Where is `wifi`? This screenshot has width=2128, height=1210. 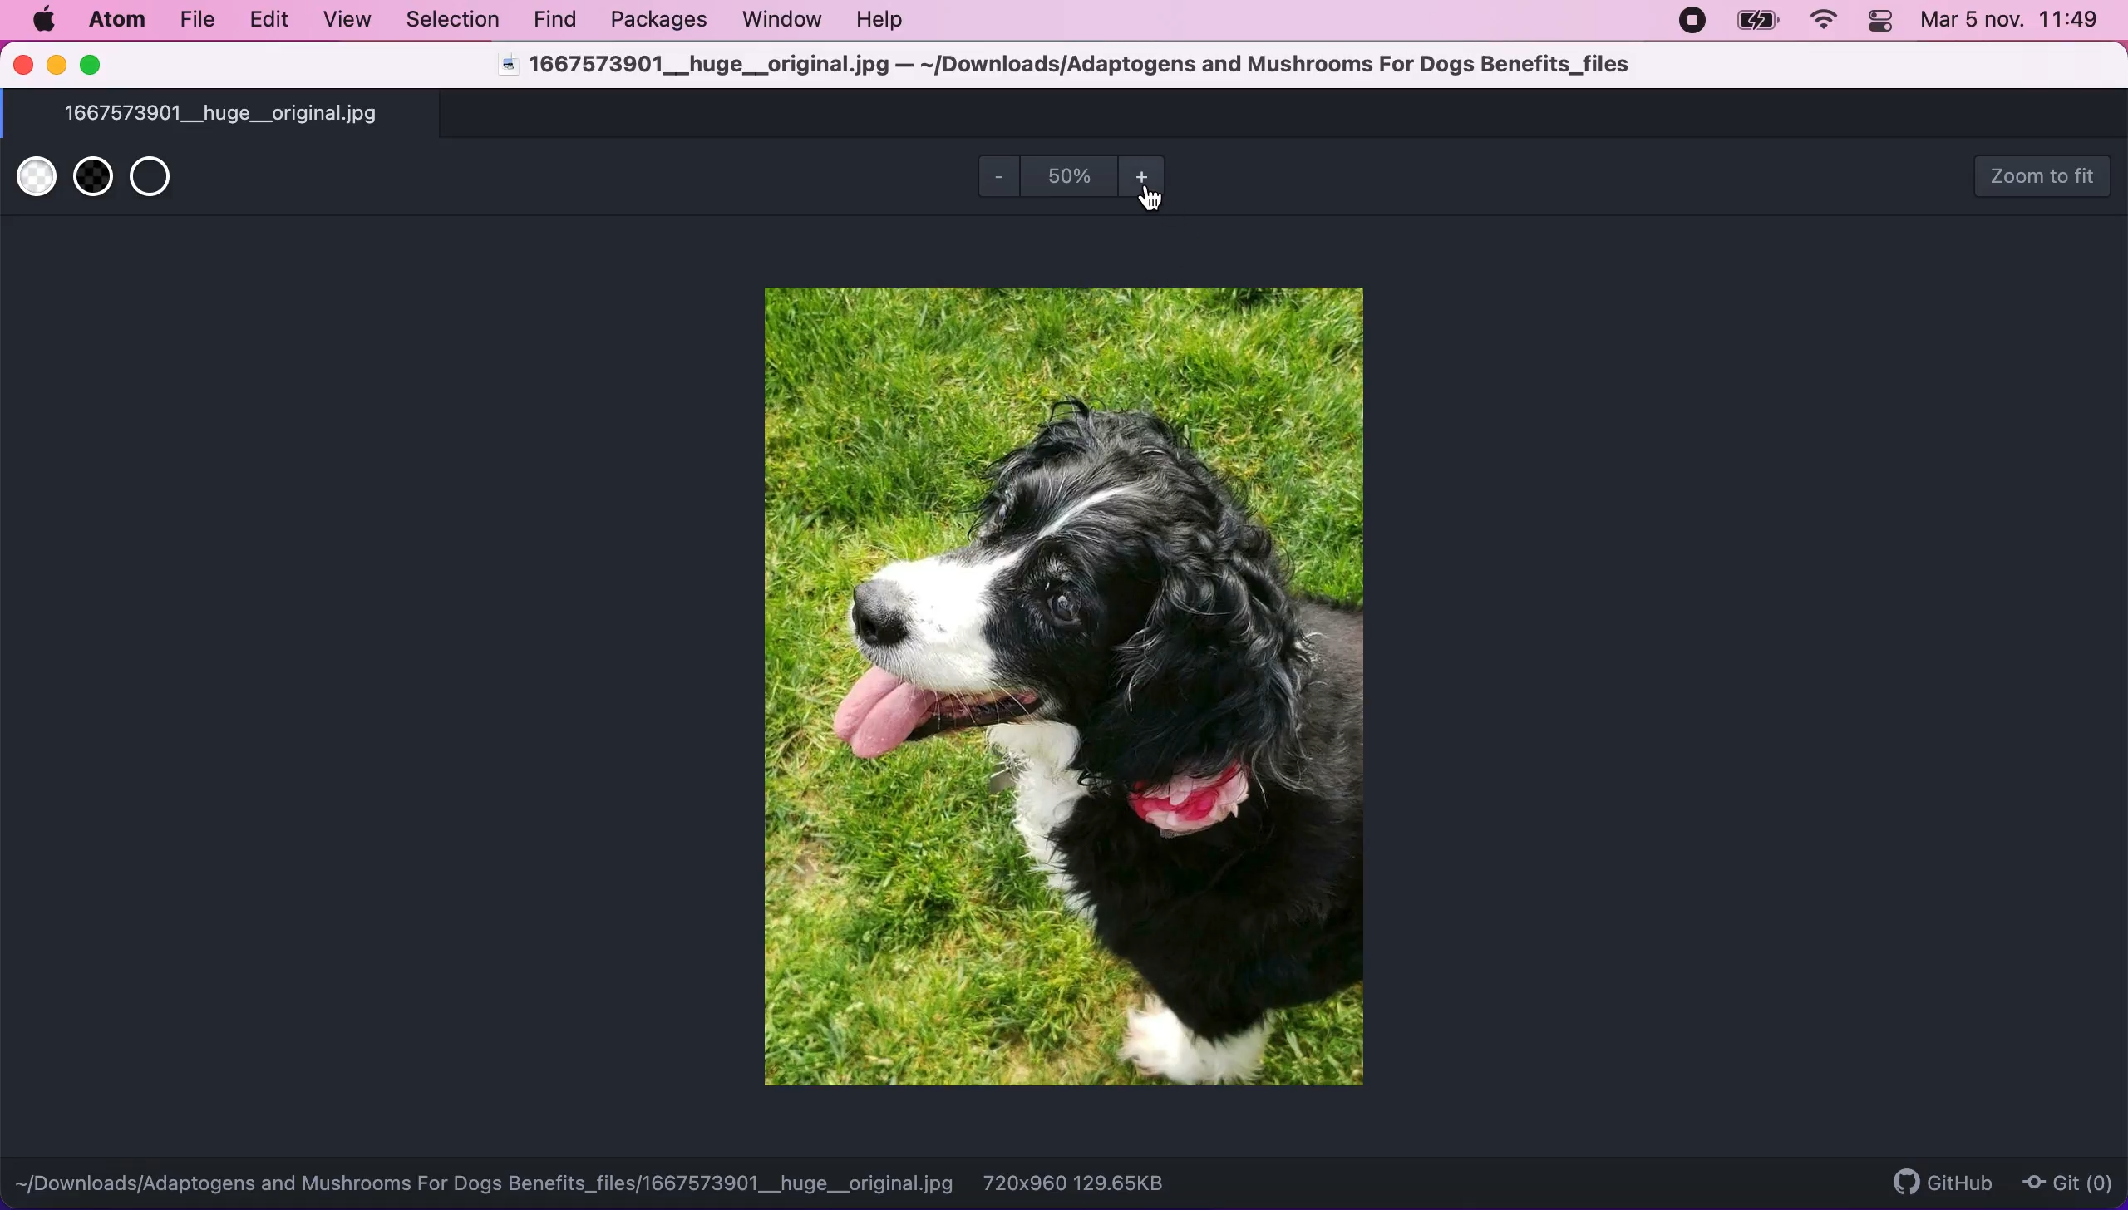
wifi is located at coordinates (1831, 22).